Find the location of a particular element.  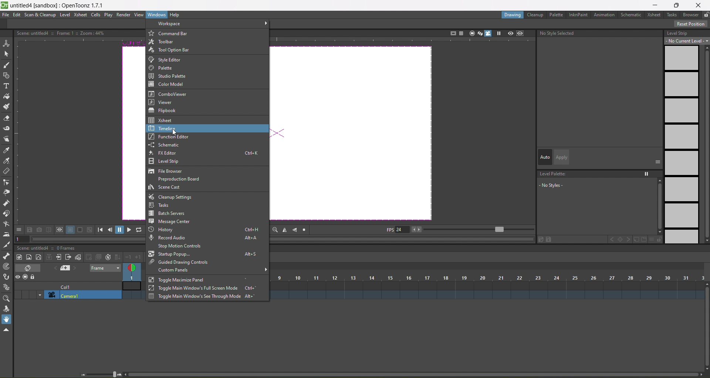

tool option bar is located at coordinates (177, 50).